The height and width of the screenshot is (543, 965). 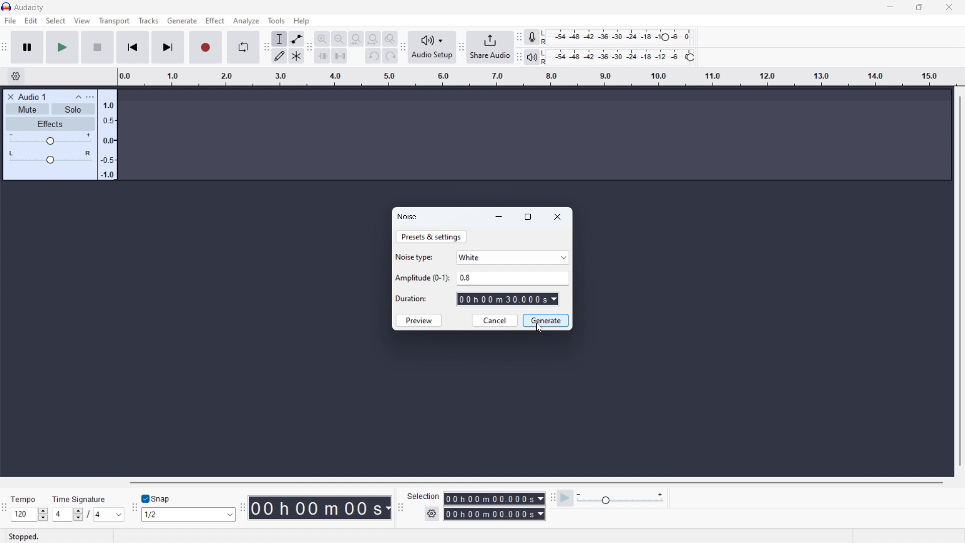 I want to click on multi tool, so click(x=296, y=56).